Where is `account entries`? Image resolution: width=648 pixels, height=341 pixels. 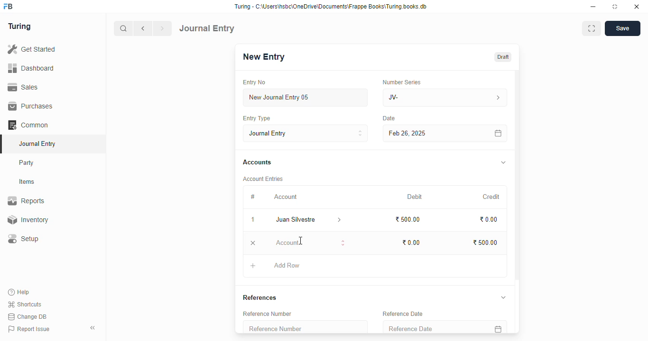
account entries is located at coordinates (263, 179).